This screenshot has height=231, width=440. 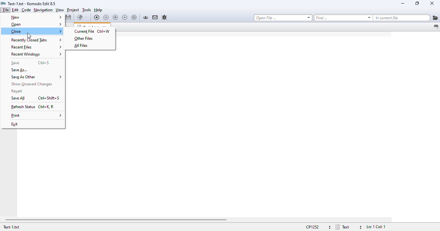 What do you see at coordinates (435, 18) in the screenshot?
I see `browse for directories to add to search list` at bounding box center [435, 18].